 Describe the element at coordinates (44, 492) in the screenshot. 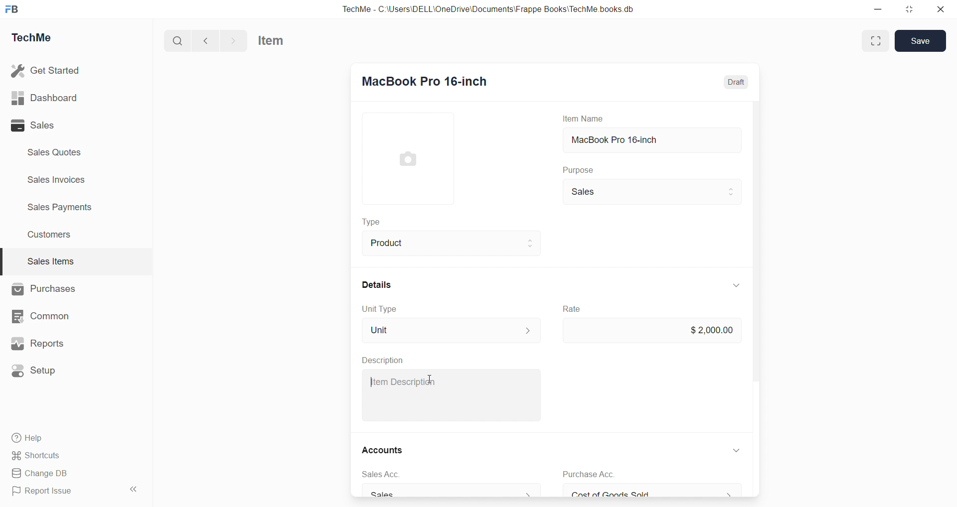

I see `Report Issue` at that location.